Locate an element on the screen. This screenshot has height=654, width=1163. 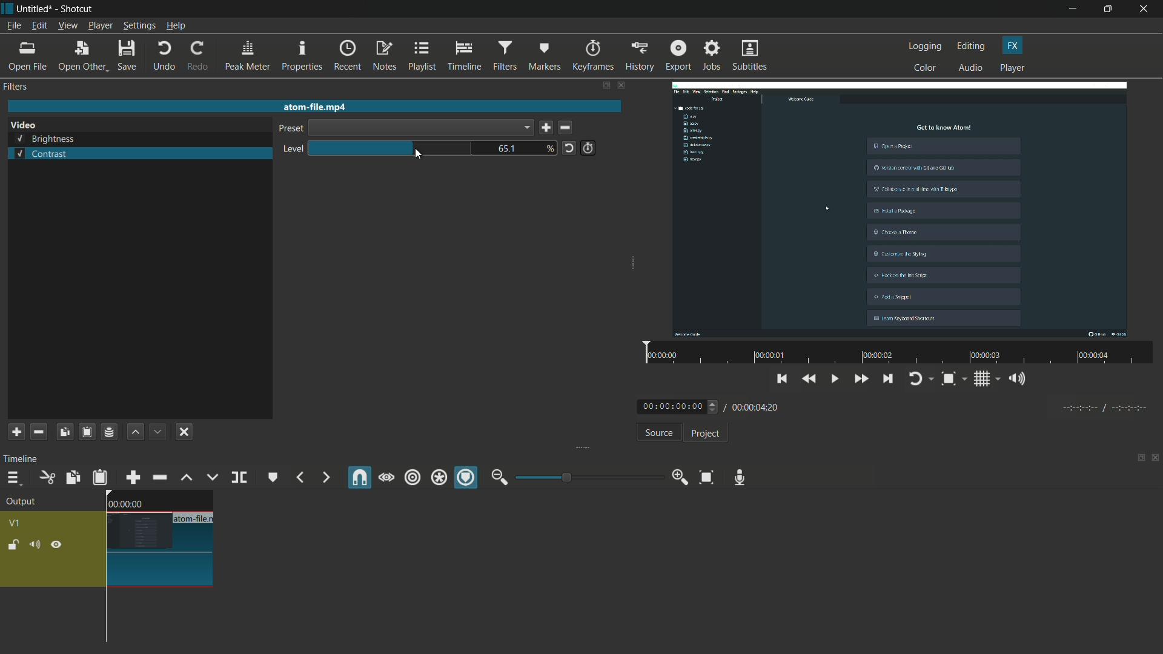
brightness bar is located at coordinates (391, 148).